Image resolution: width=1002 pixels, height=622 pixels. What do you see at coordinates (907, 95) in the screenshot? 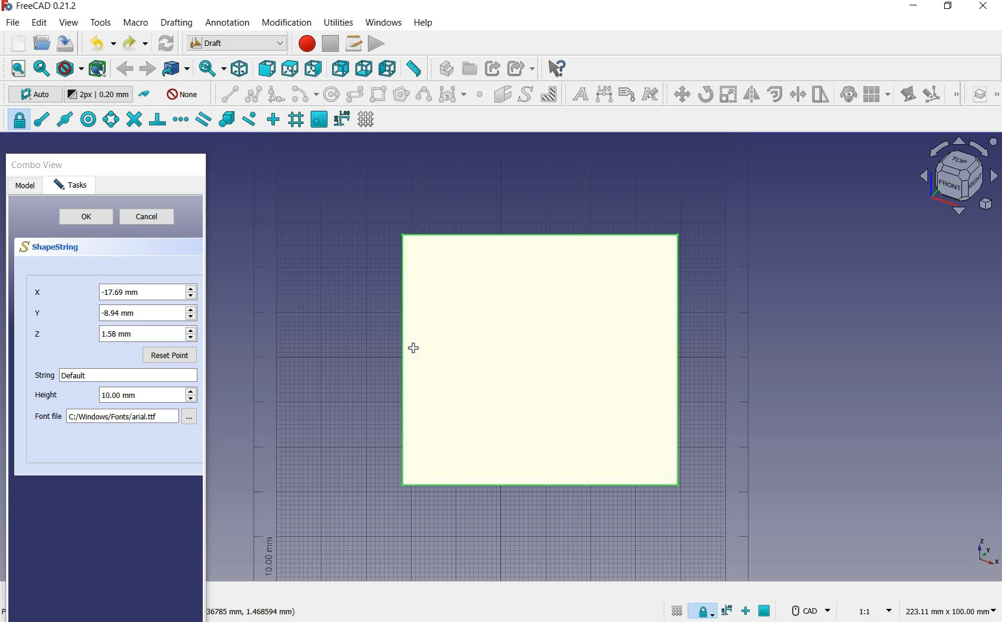
I see `edit` at bounding box center [907, 95].